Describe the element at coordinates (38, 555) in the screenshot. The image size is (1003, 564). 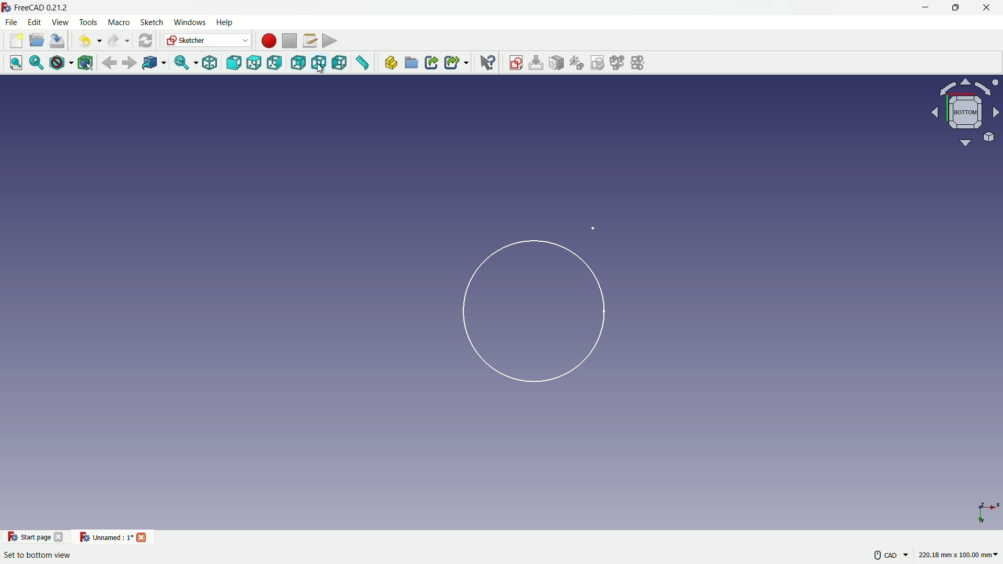
I see `set to bottom view` at that location.